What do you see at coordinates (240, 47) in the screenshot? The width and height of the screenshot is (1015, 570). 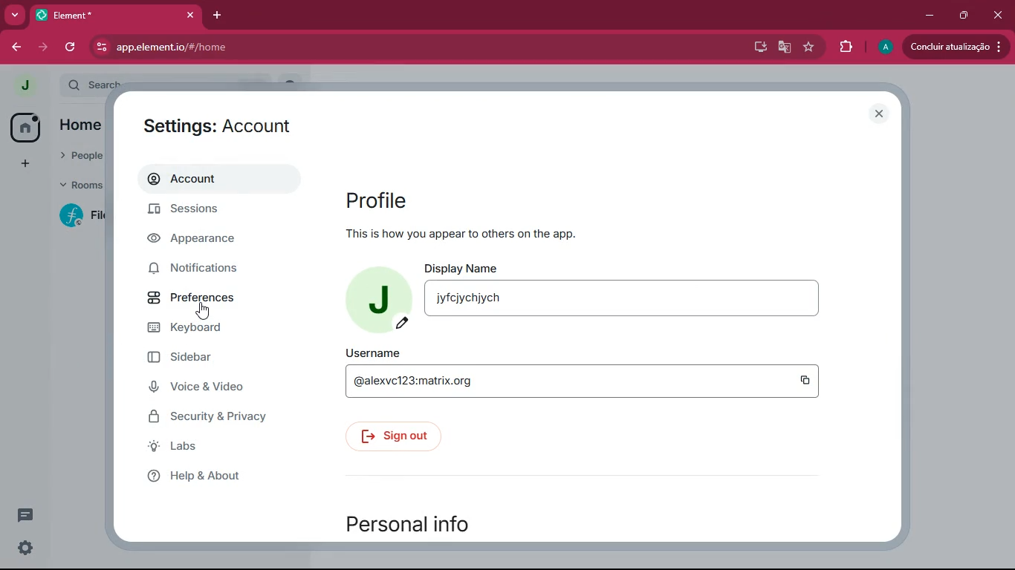 I see `app.element.io/#/home` at bounding box center [240, 47].